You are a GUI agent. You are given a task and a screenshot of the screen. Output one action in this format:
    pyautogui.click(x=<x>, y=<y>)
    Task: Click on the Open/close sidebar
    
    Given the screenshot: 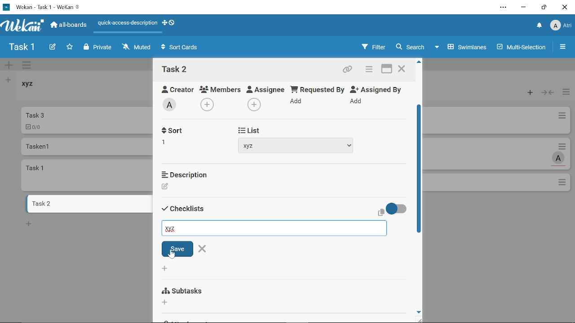 What is the action you would take?
    pyautogui.click(x=564, y=48)
    